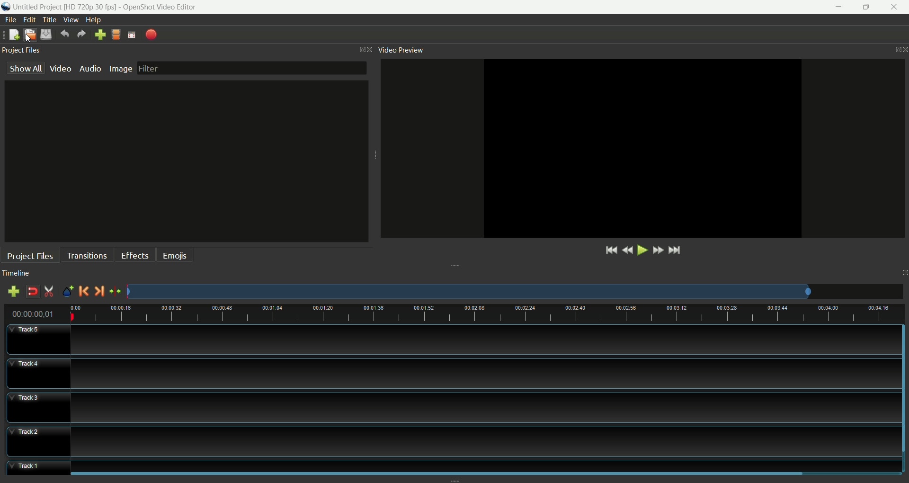 Image resolution: width=909 pixels, height=483 pixels. What do you see at coordinates (23, 67) in the screenshot?
I see `show all` at bounding box center [23, 67].